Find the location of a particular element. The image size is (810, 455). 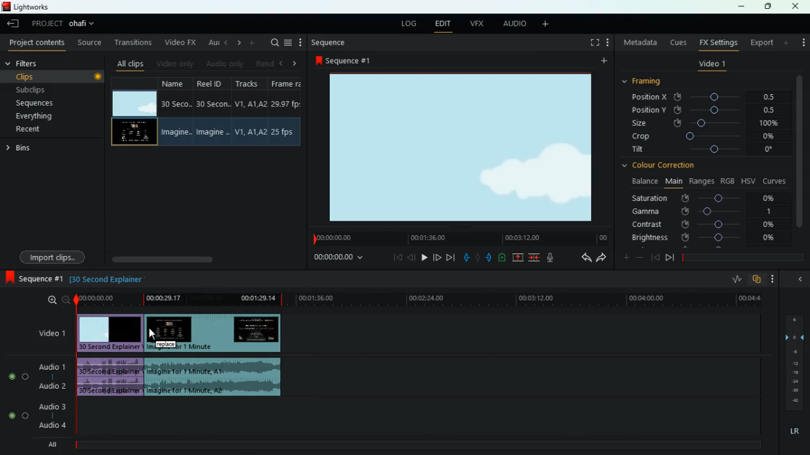

back is located at coordinates (655, 257).